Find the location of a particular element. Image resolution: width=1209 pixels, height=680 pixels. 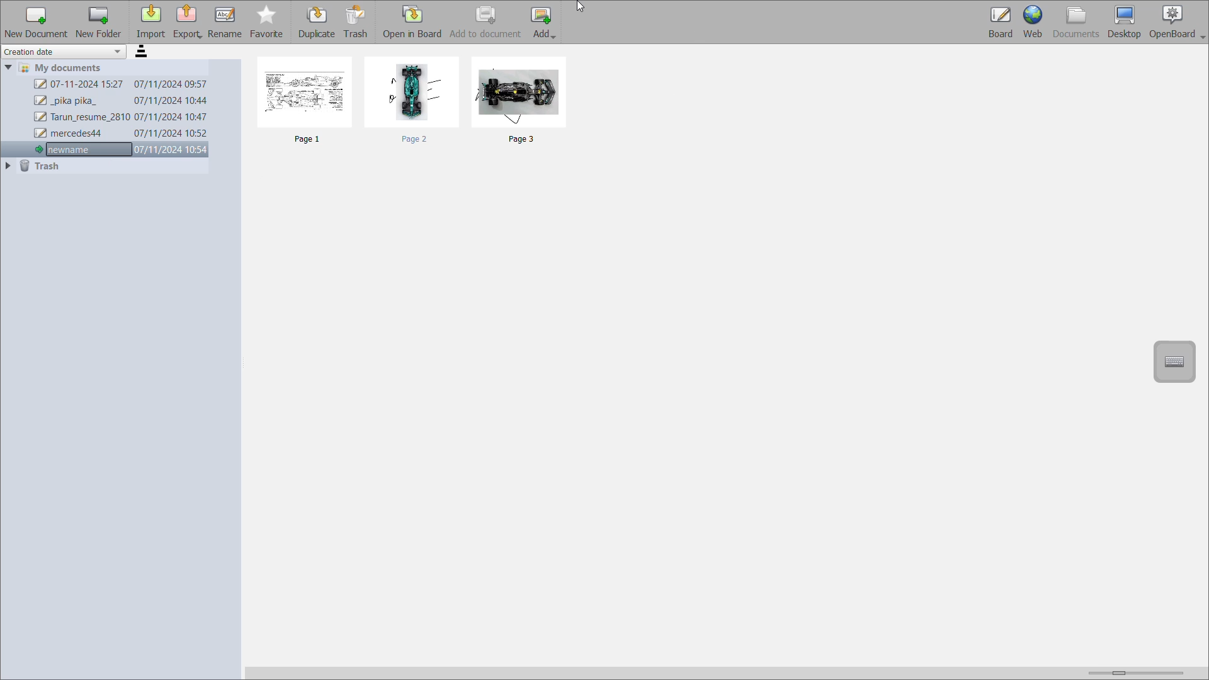

documents is located at coordinates (1075, 22).